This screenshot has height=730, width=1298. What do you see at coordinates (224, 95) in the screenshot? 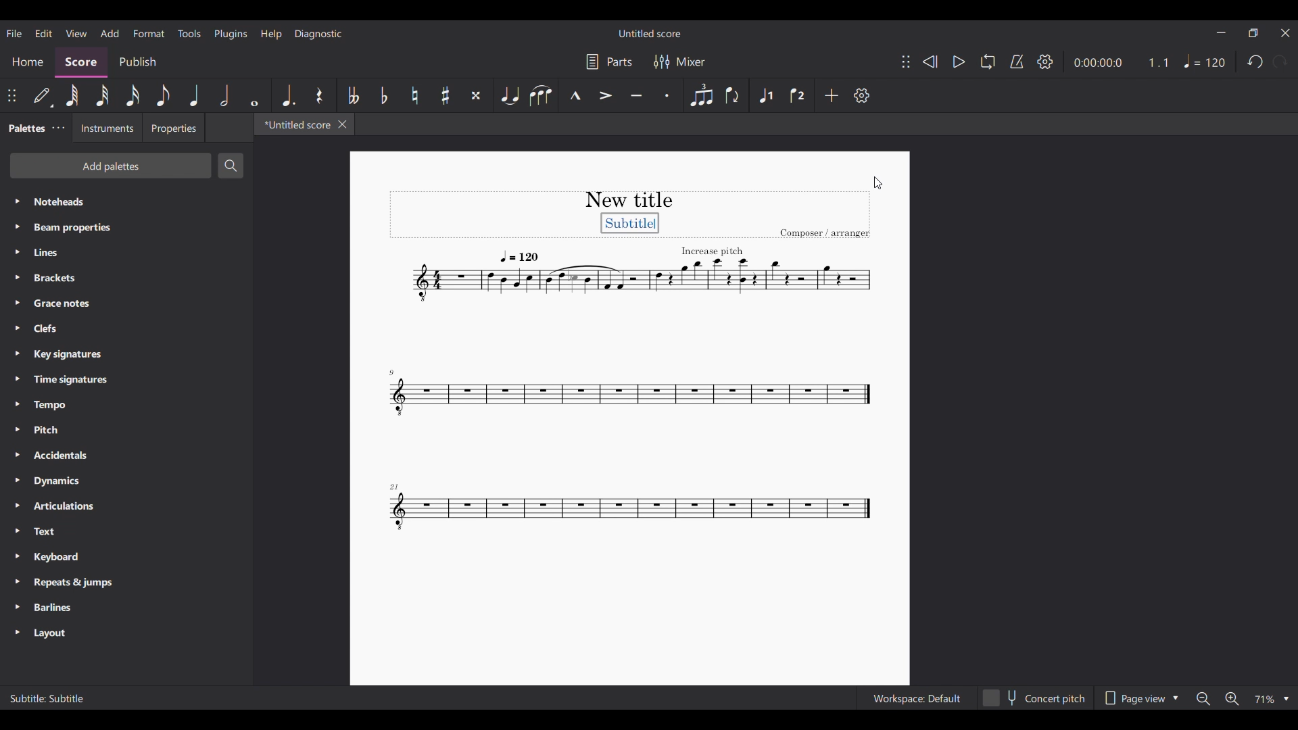
I see `Half note` at bounding box center [224, 95].